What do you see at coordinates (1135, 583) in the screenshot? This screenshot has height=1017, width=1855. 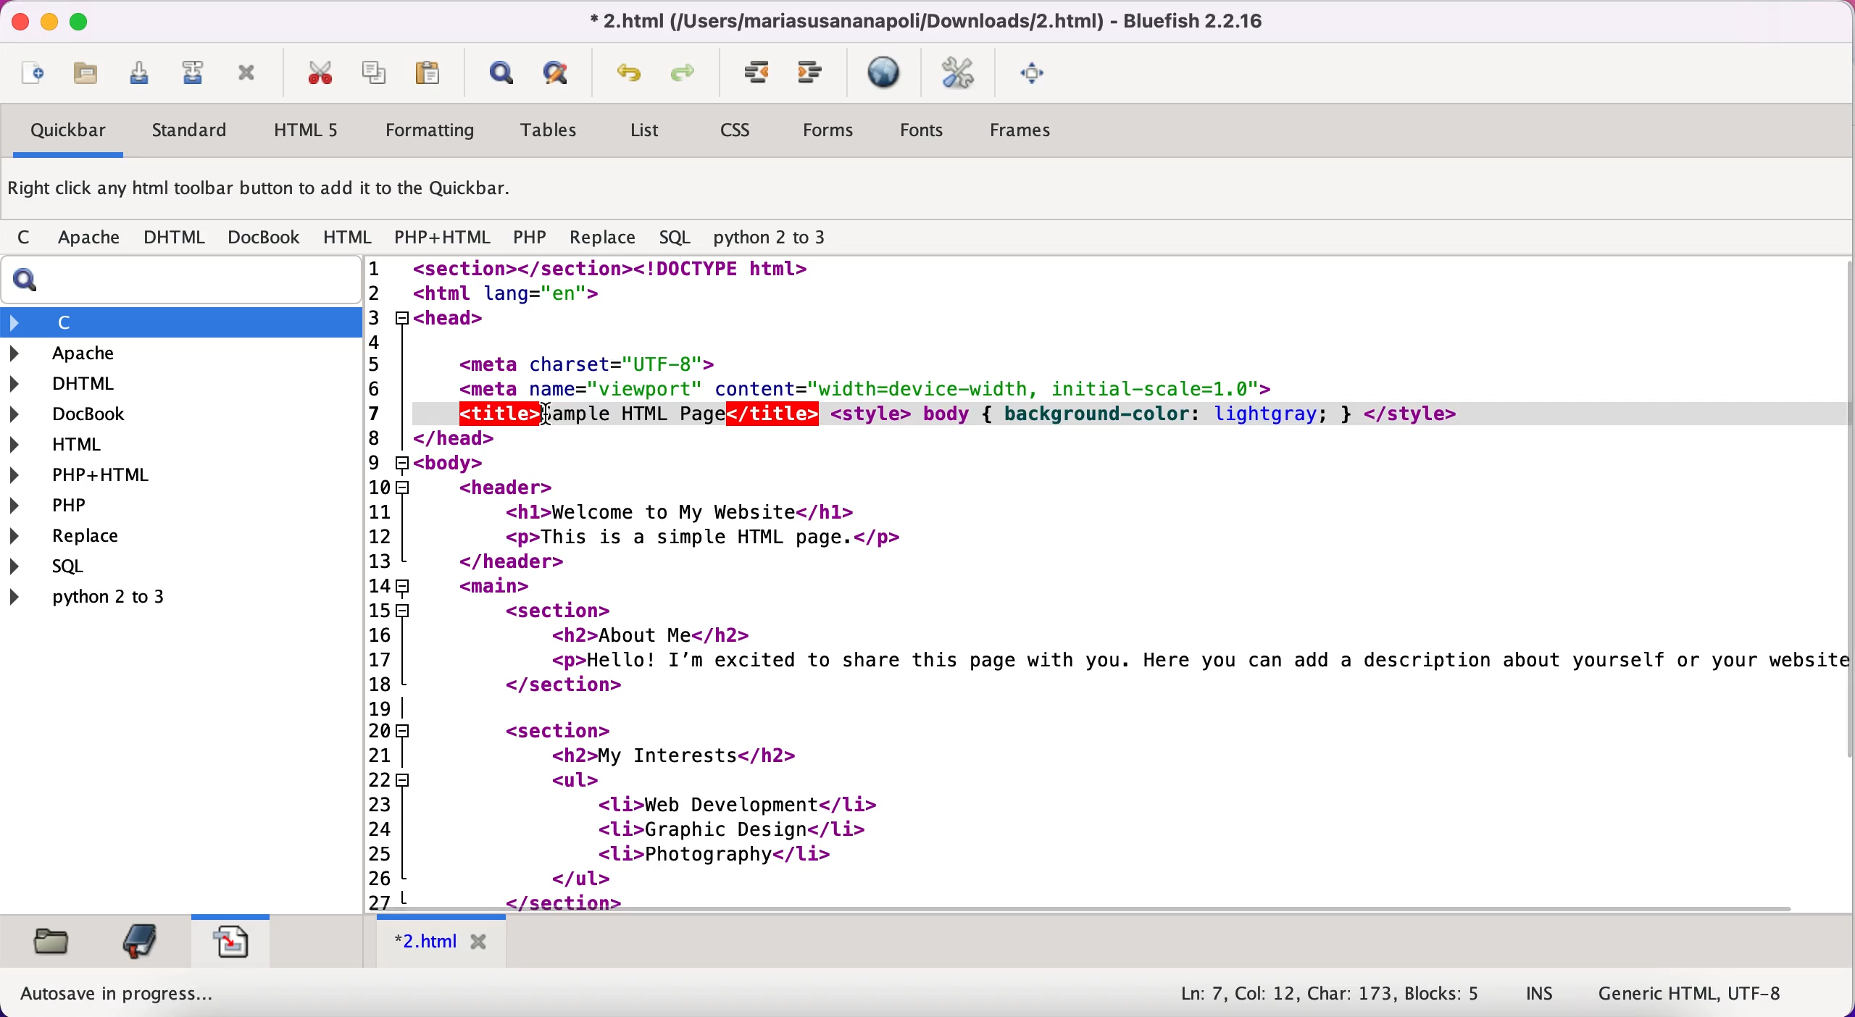 I see `Html code to create a website. It talks about "This is my website" in the header. In the <main> section it says "Hello! I am excited to share this page with you." It also lists different interests under "My interests" and provides the html code for designing the entire structure of the website. ` at bounding box center [1135, 583].